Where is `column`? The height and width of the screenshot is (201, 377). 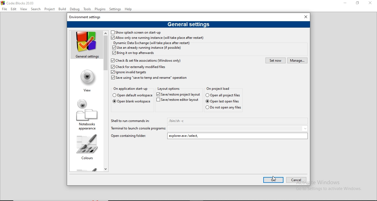
column is located at coordinates (85, 147).